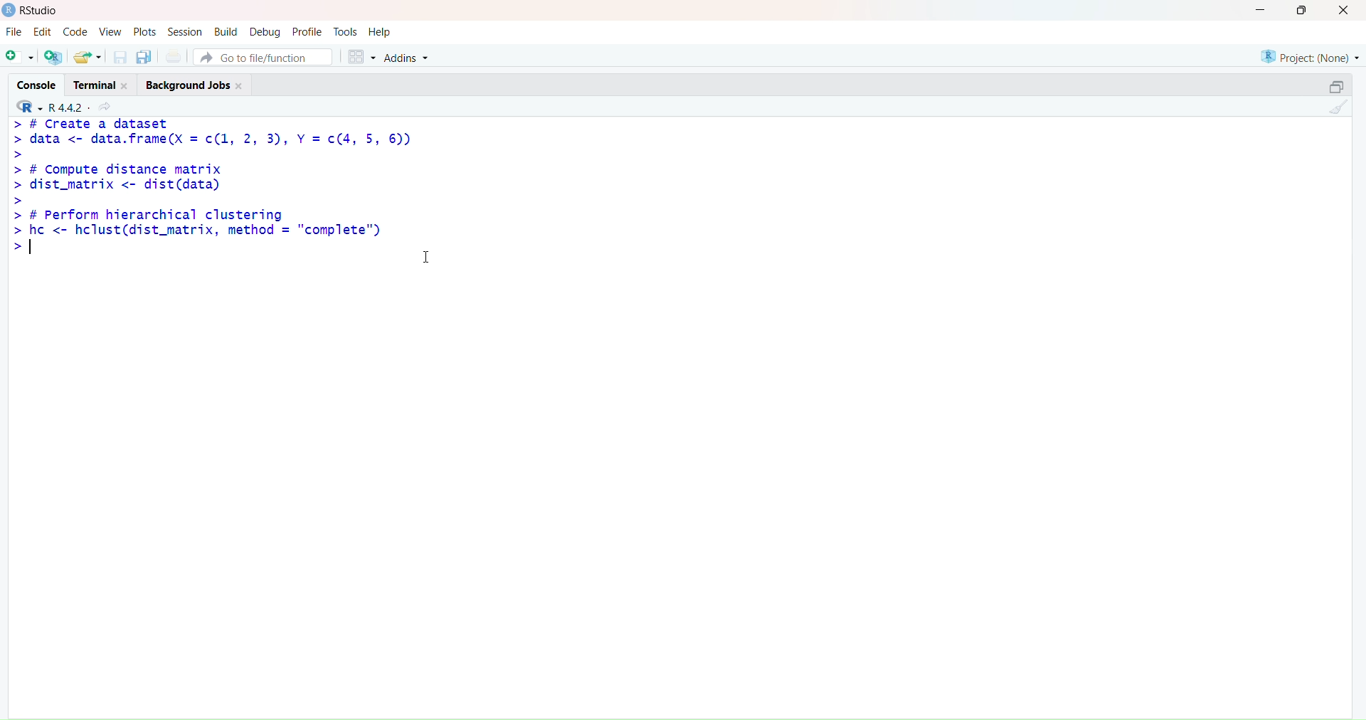  I want to click on Build, so click(226, 33).